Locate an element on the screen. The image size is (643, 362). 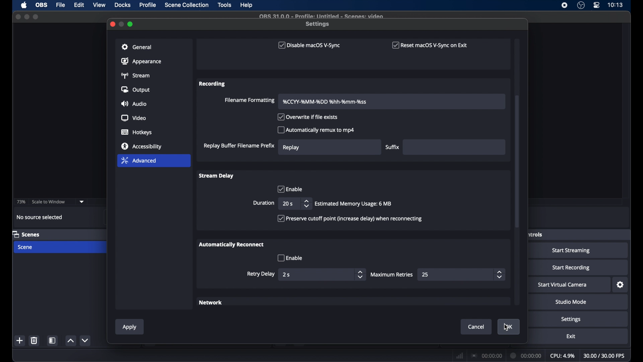
settings is located at coordinates (571, 320).